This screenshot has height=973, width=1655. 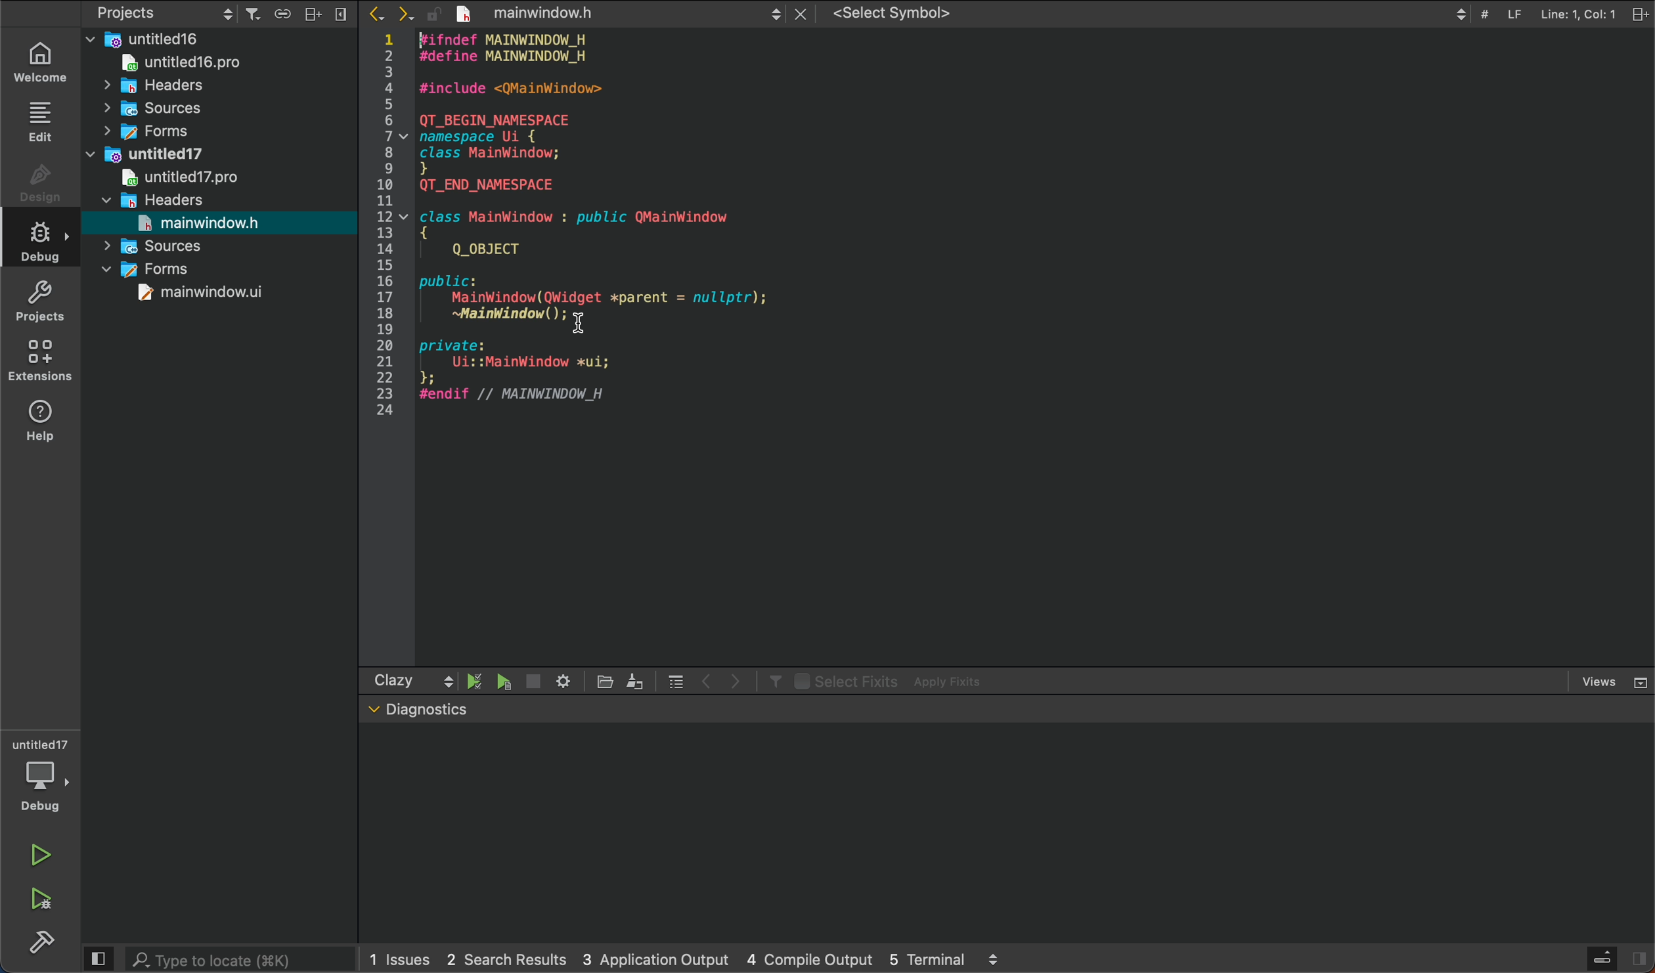 I want to click on Logs, so click(x=994, y=959).